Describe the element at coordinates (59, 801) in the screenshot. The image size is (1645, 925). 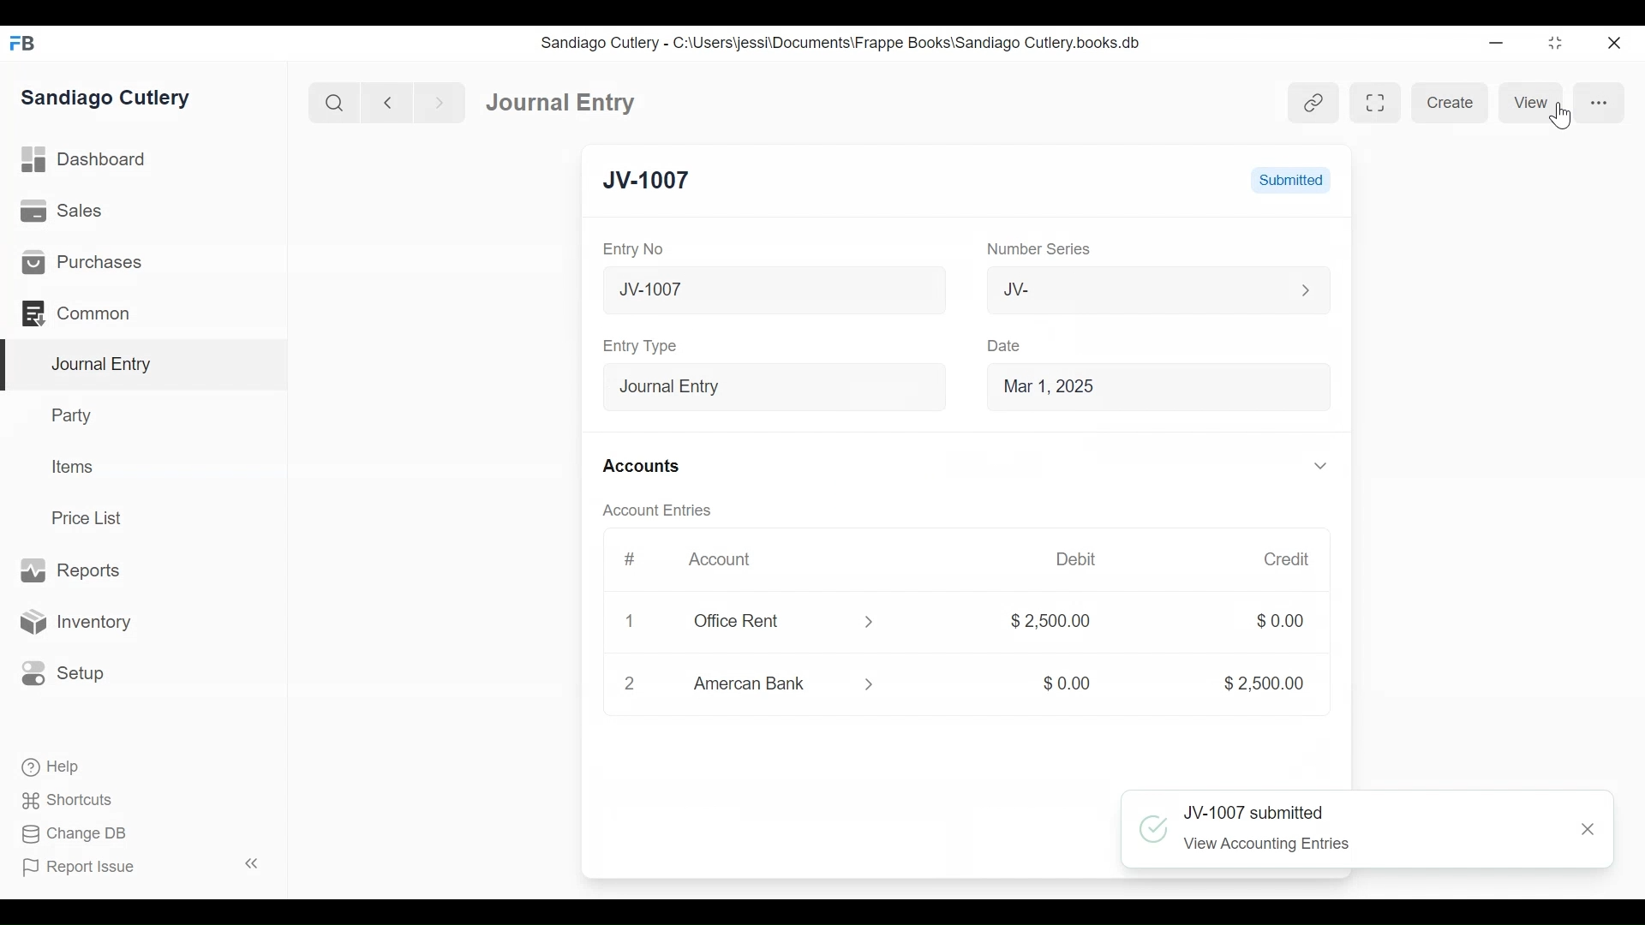
I see `Shortcuts` at that location.